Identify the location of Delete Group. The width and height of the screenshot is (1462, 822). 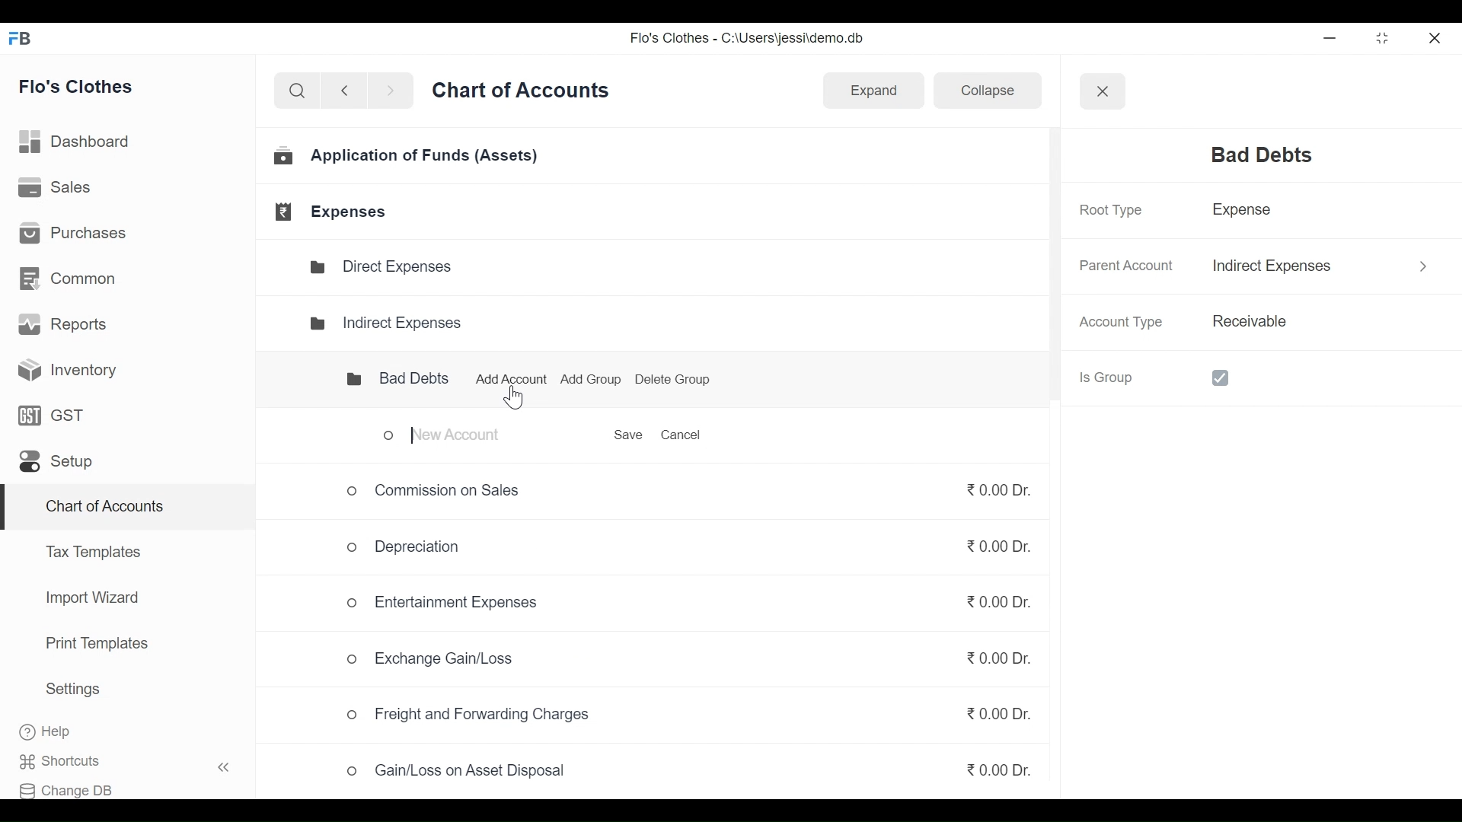
(676, 380).